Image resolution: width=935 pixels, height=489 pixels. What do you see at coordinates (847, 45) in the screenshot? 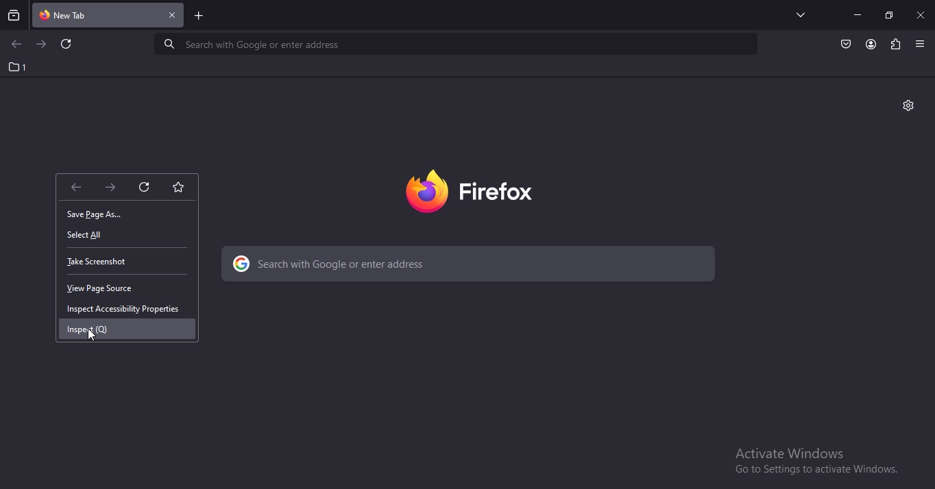
I see `save to pocket` at bounding box center [847, 45].